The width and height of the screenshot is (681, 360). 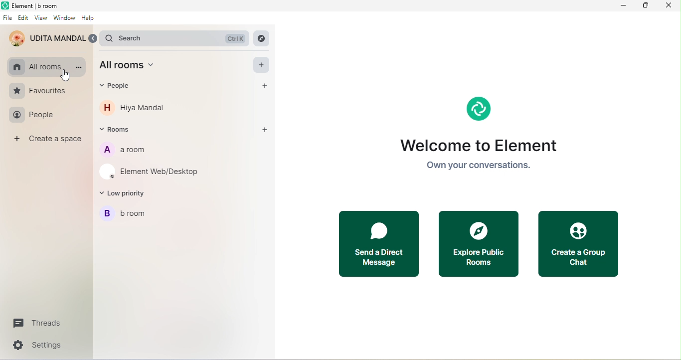 What do you see at coordinates (177, 38) in the screenshot?
I see `search` at bounding box center [177, 38].